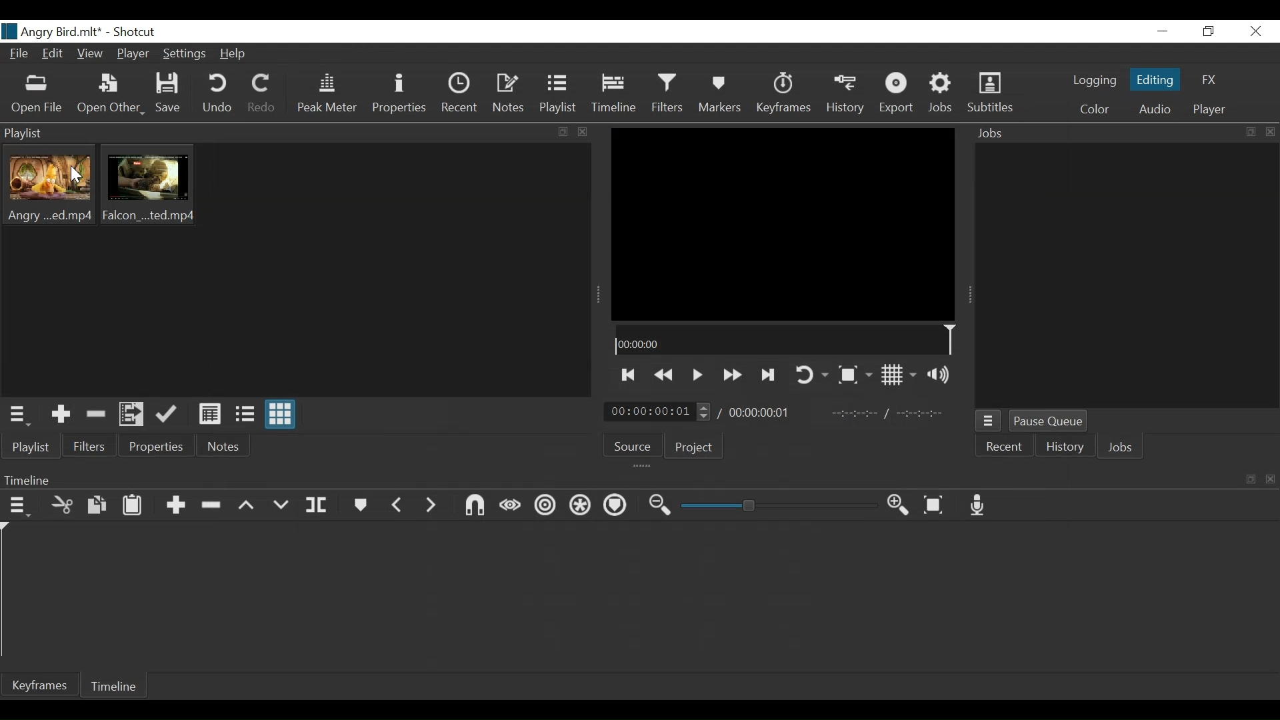 Image resolution: width=1280 pixels, height=720 pixels. What do you see at coordinates (659, 506) in the screenshot?
I see `Zoom timeline out` at bounding box center [659, 506].